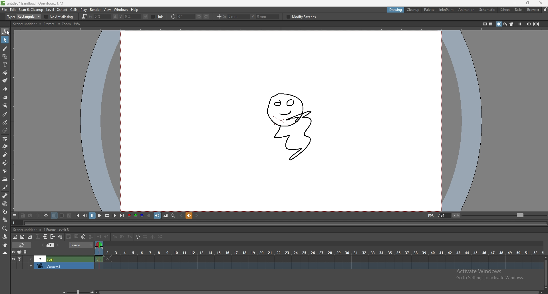 The image size is (548, 294). I want to click on camera view, so click(511, 24).